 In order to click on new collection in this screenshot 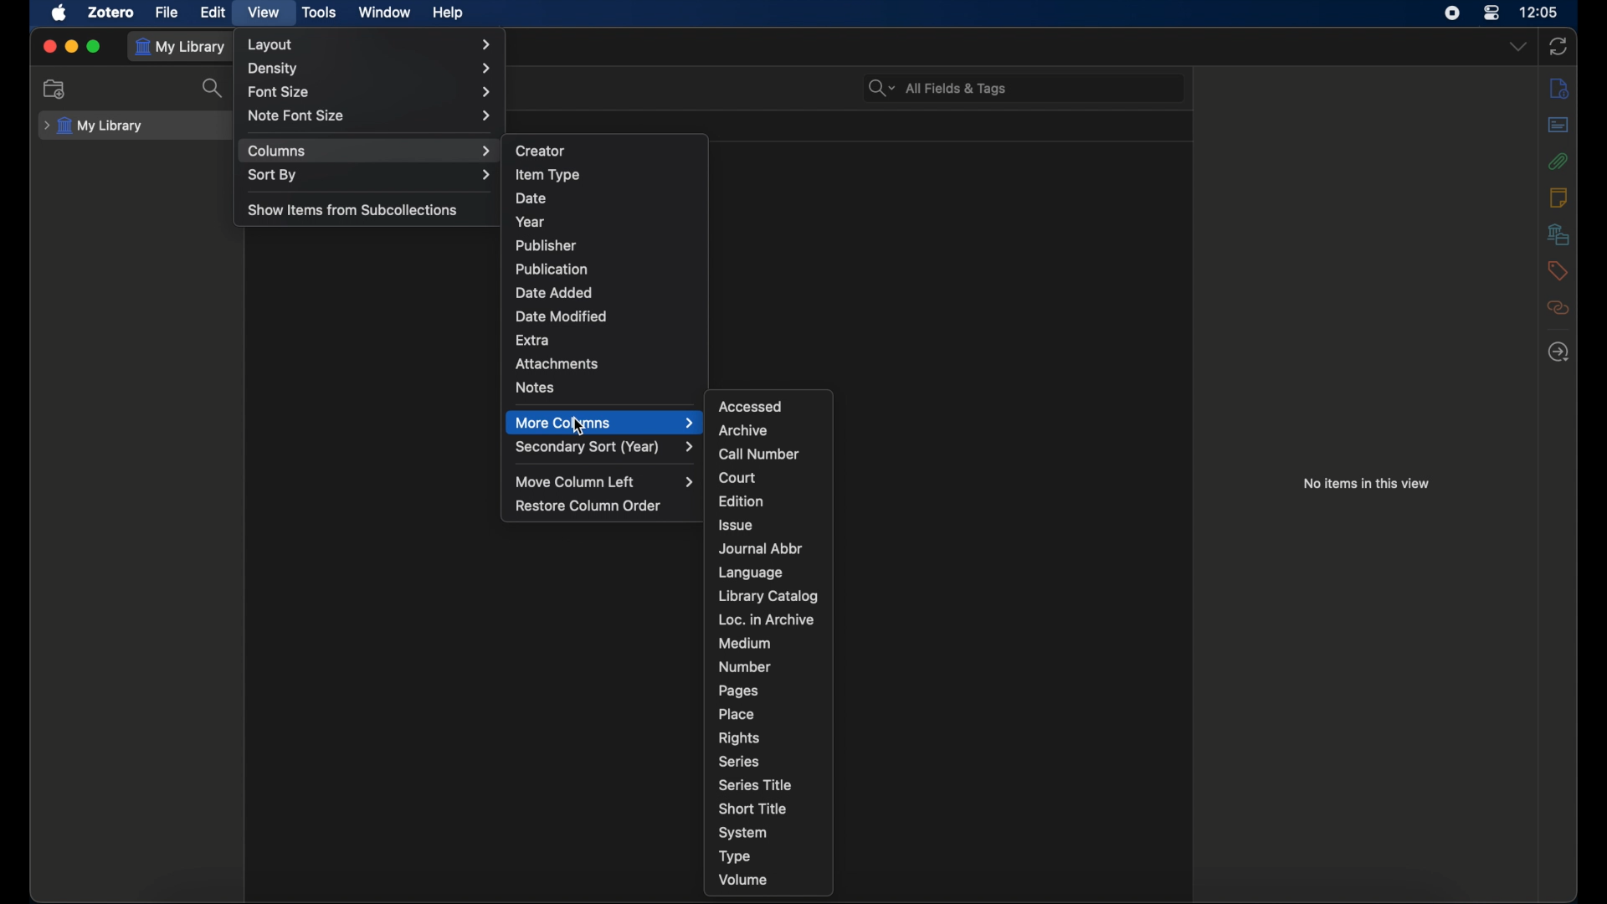, I will do `click(54, 89)`.